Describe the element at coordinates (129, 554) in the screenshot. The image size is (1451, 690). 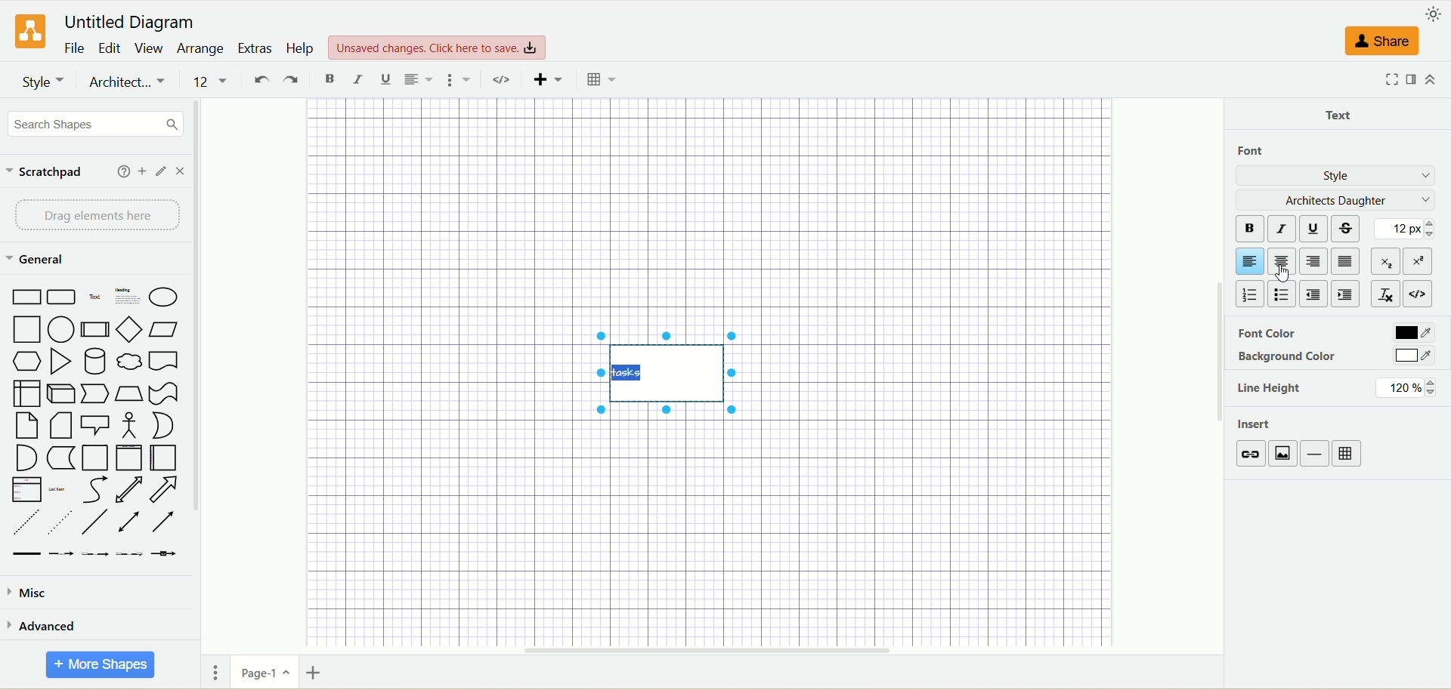
I see `Arrow with Triple Break` at that location.